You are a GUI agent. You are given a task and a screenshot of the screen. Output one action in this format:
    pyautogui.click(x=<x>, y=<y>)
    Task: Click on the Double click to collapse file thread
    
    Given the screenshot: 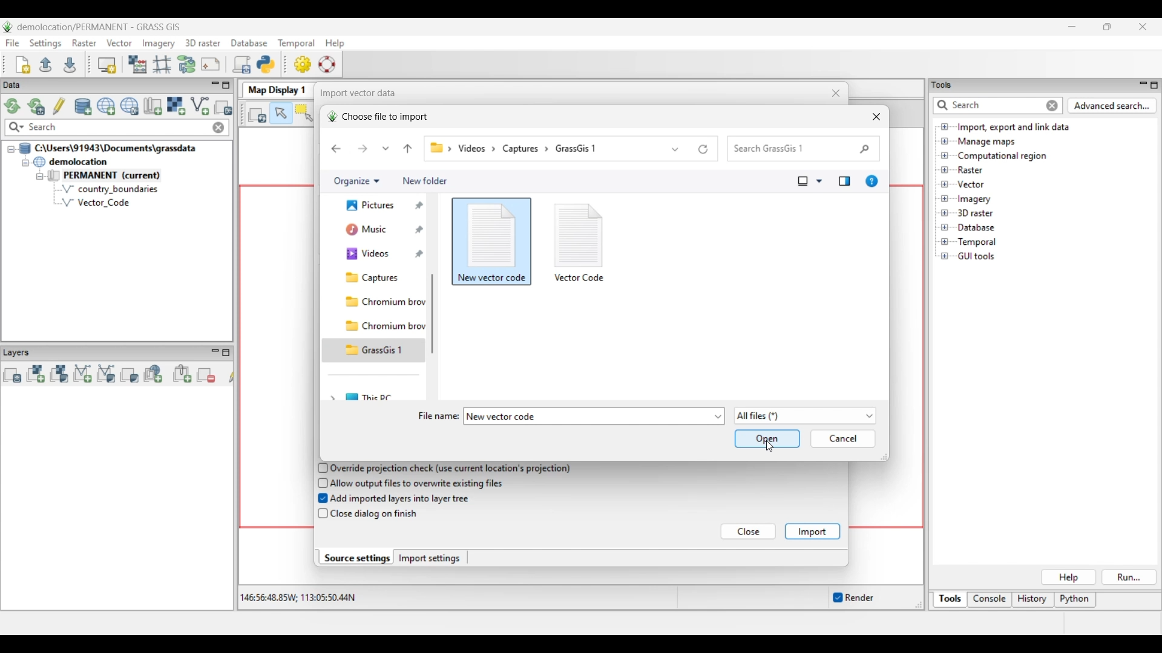 What is the action you would take?
    pyautogui.click(x=108, y=148)
    